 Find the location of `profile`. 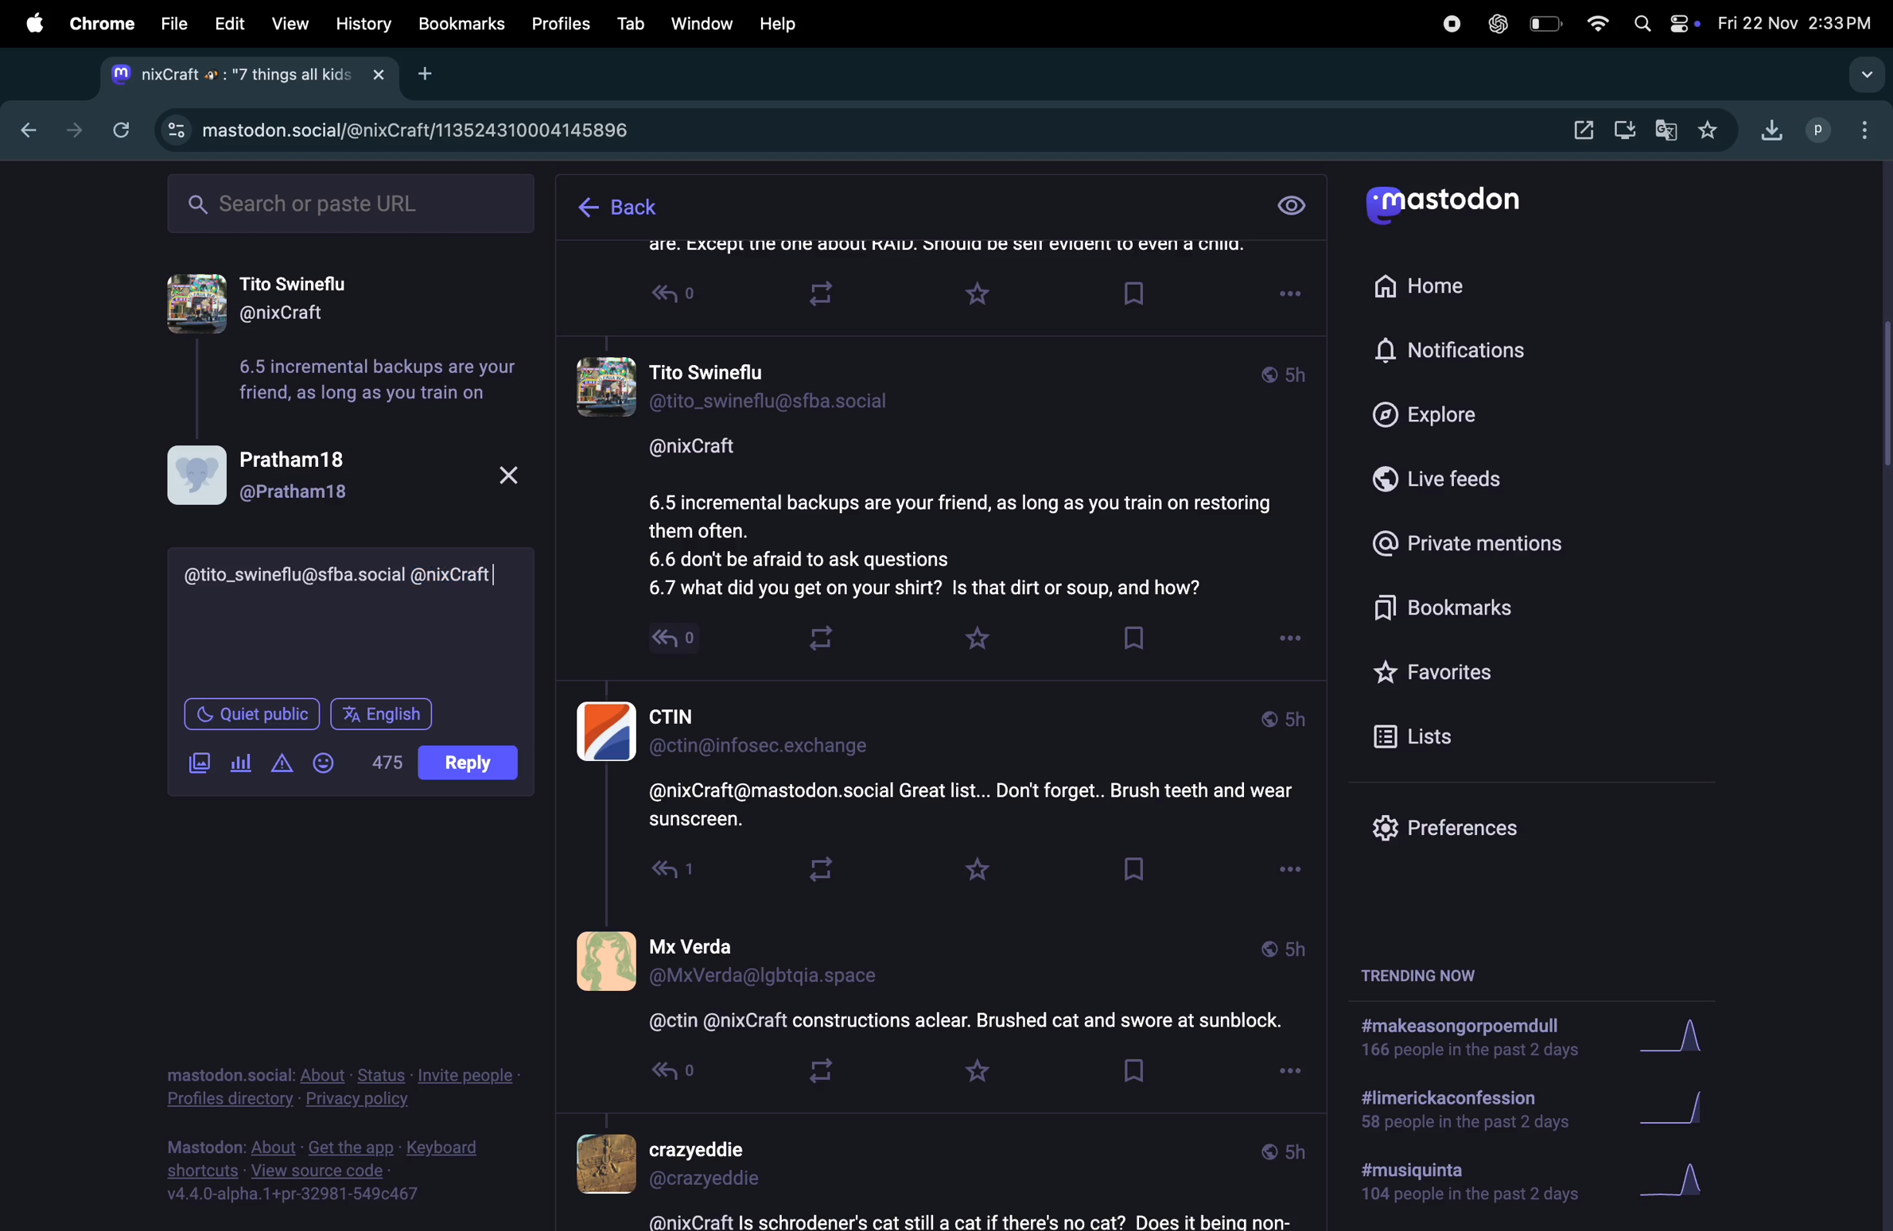

profile is located at coordinates (1817, 133).